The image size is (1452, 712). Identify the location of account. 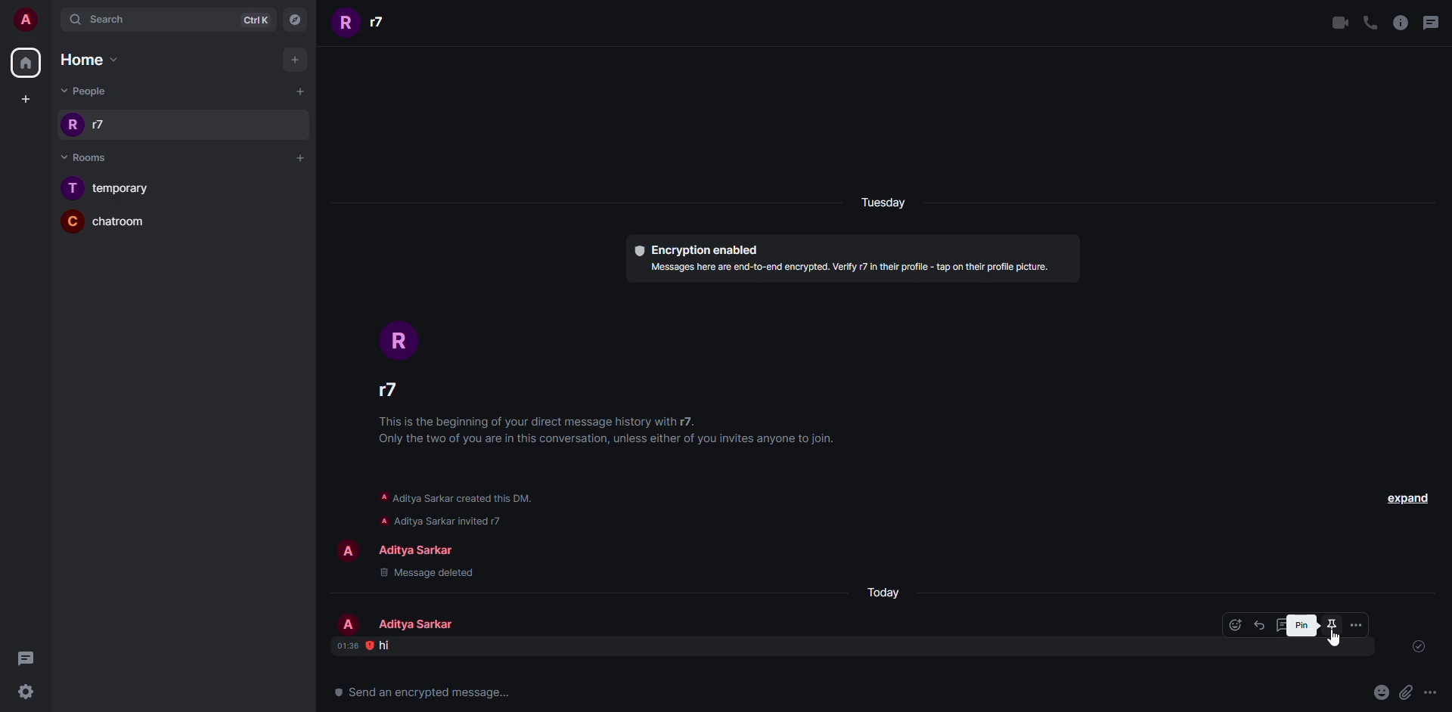
(23, 20).